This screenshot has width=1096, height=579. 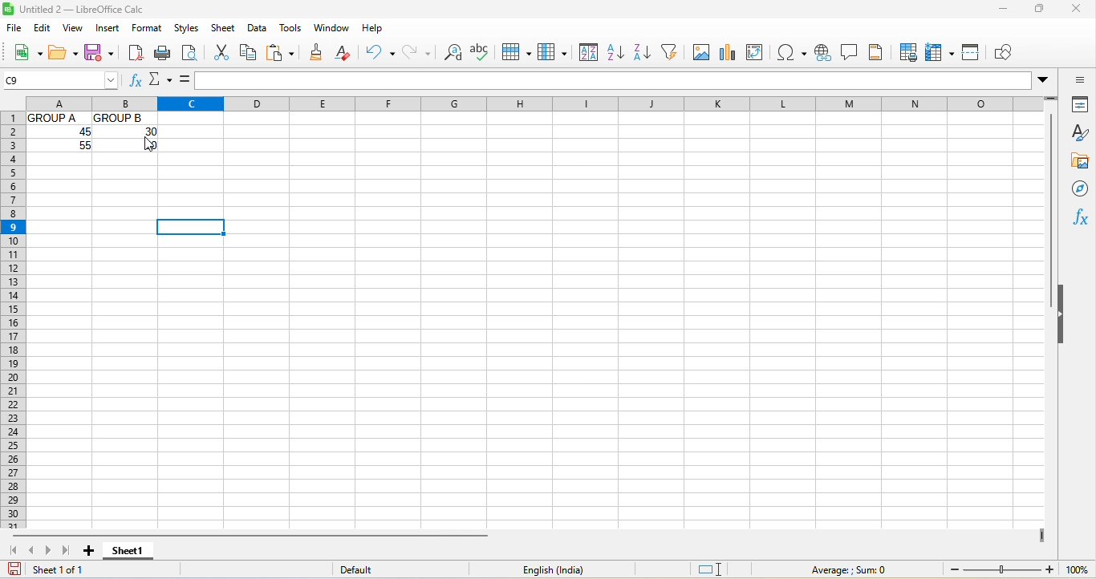 I want to click on average ; sum 0, so click(x=838, y=570).